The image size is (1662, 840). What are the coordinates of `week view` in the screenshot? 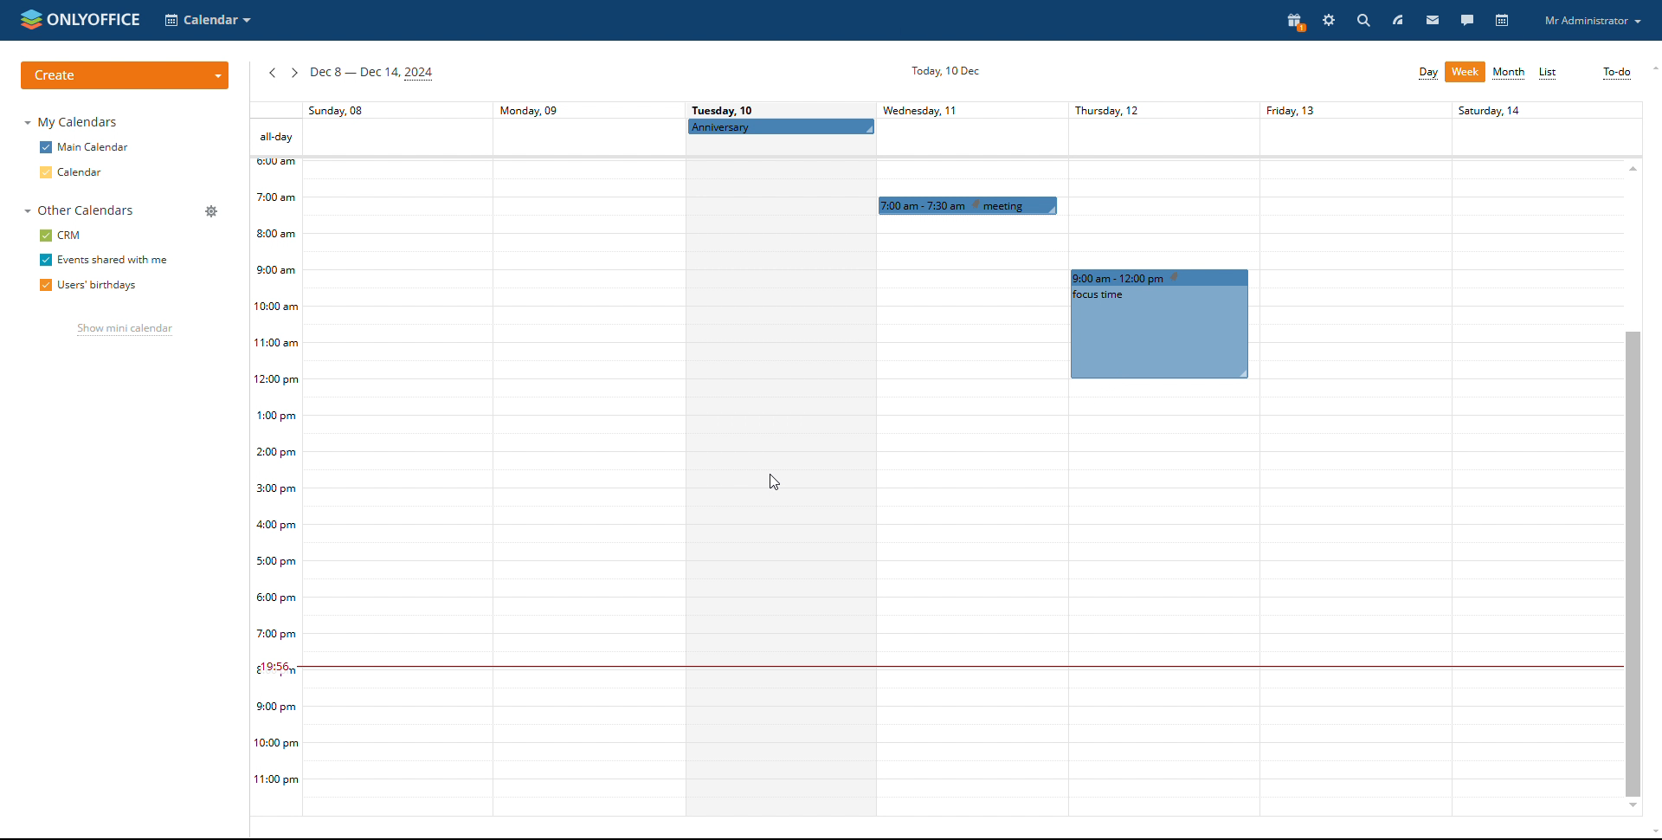 It's located at (1466, 72).